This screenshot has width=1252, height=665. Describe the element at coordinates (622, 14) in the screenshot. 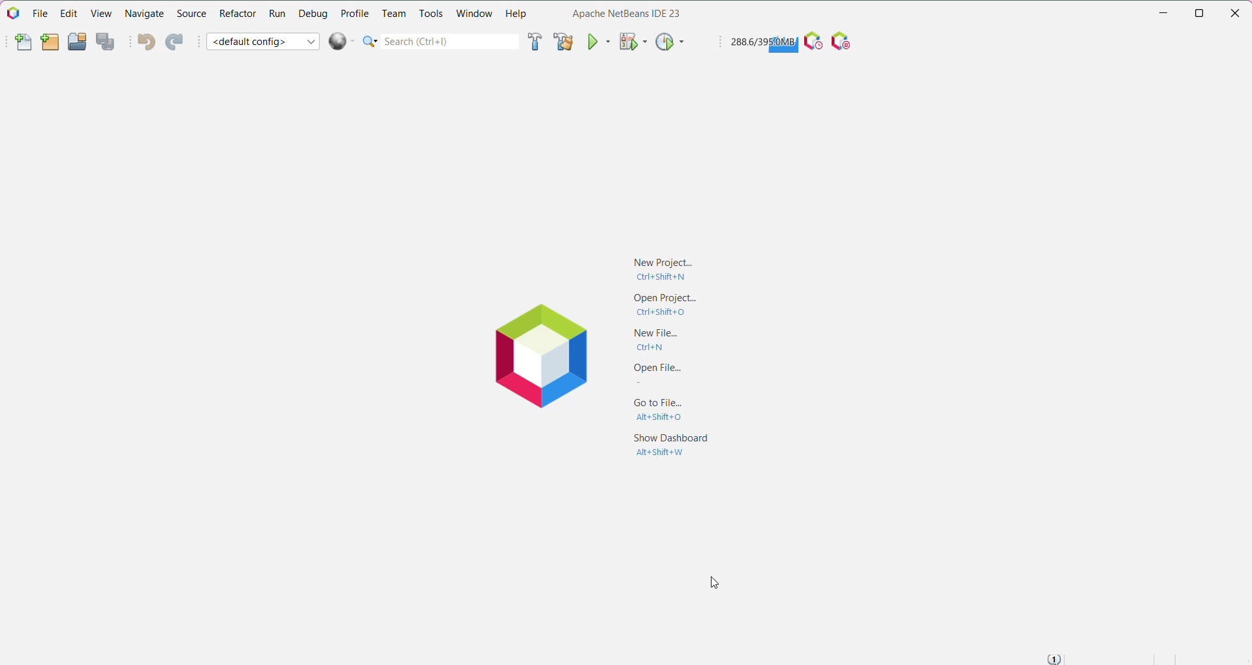

I see `Application Name` at that location.